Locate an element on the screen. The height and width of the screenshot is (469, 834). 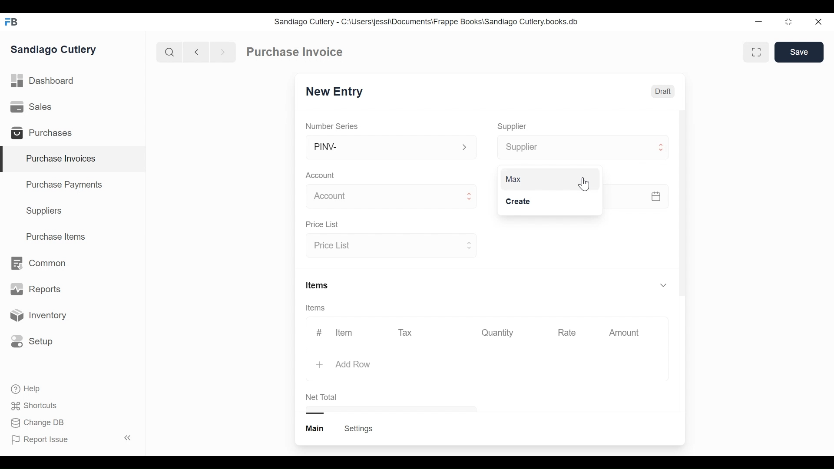
close is located at coordinates (817, 22).